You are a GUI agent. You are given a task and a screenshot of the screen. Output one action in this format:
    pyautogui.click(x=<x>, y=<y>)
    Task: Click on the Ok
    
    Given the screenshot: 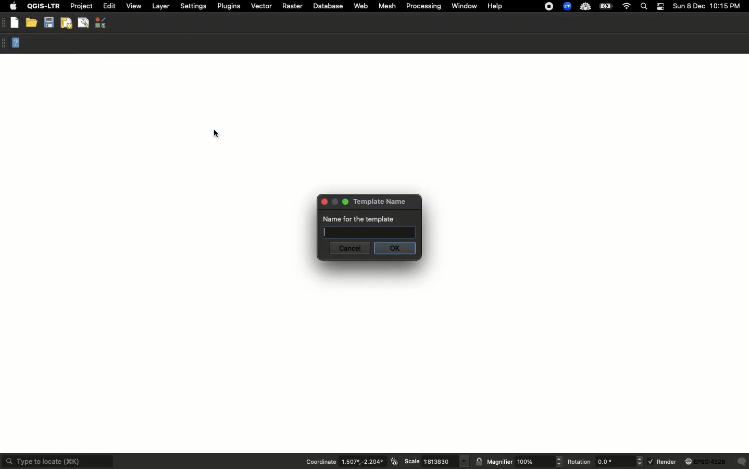 What is the action you would take?
    pyautogui.click(x=395, y=250)
    